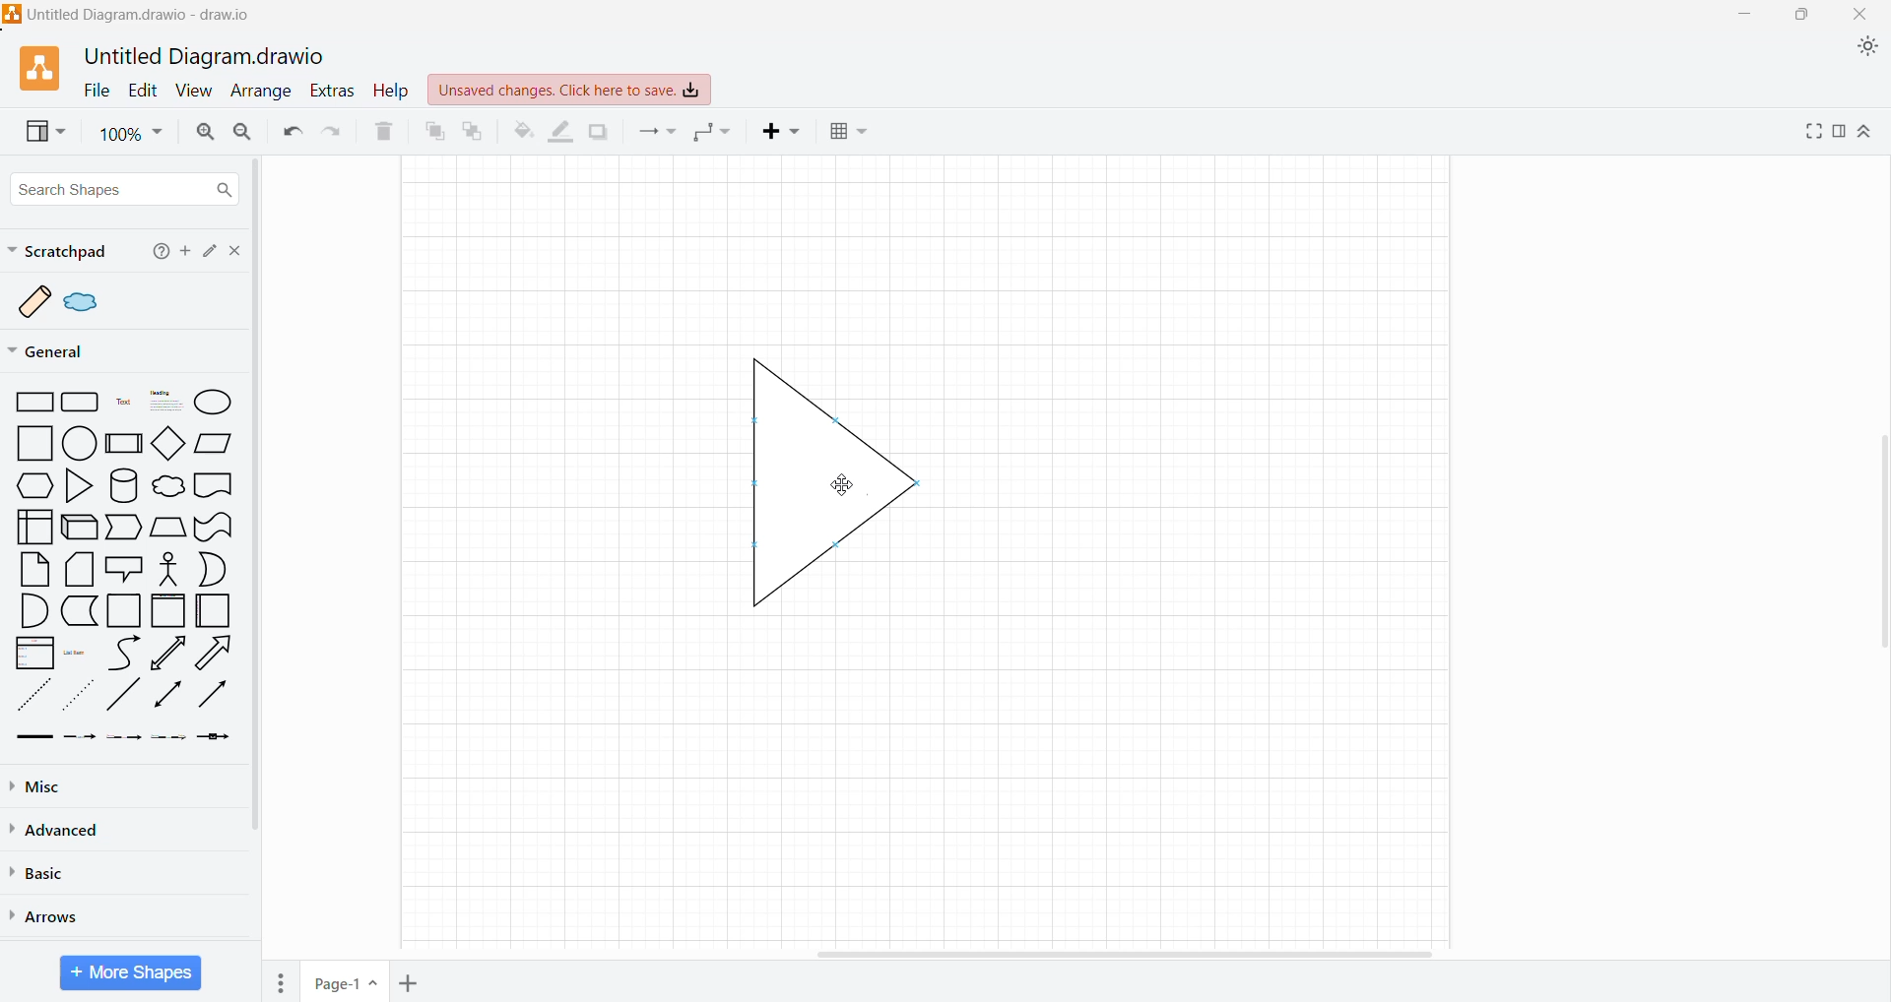 Image resolution: width=1891 pixels, height=1002 pixels. What do you see at coordinates (1865, 130) in the screenshot?
I see `Expand/Collapse` at bounding box center [1865, 130].